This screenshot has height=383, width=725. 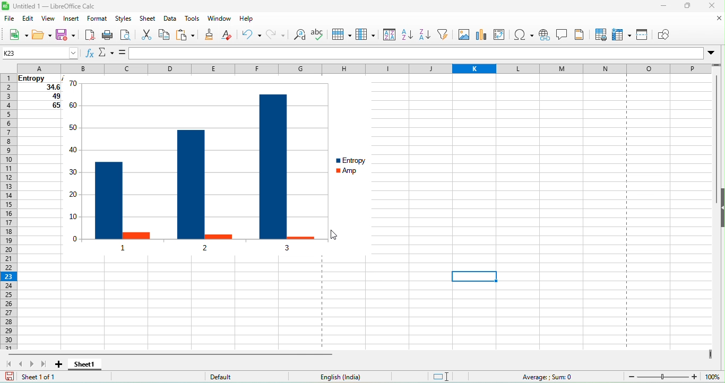 I want to click on untitled 1- libre office cala, so click(x=51, y=7).